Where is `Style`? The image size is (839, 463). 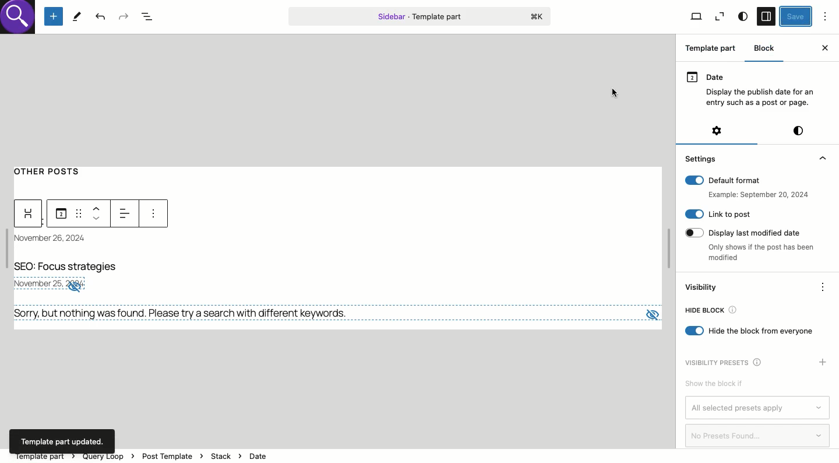 Style is located at coordinates (798, 131).